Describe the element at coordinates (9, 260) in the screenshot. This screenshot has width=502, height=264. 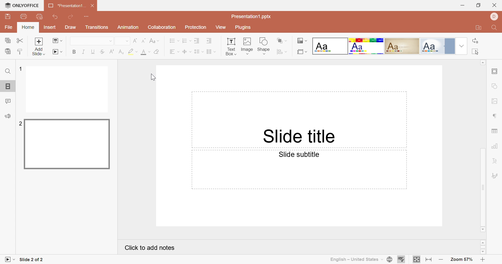
I see `Start slideshow` at that location.